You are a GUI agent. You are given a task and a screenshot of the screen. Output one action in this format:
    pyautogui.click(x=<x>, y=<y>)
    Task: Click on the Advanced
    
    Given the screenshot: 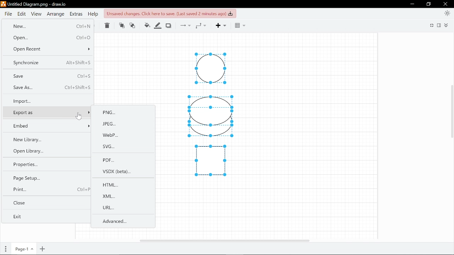 What is the action you would take?
    pyautogui.click(x=118, y=221)
    